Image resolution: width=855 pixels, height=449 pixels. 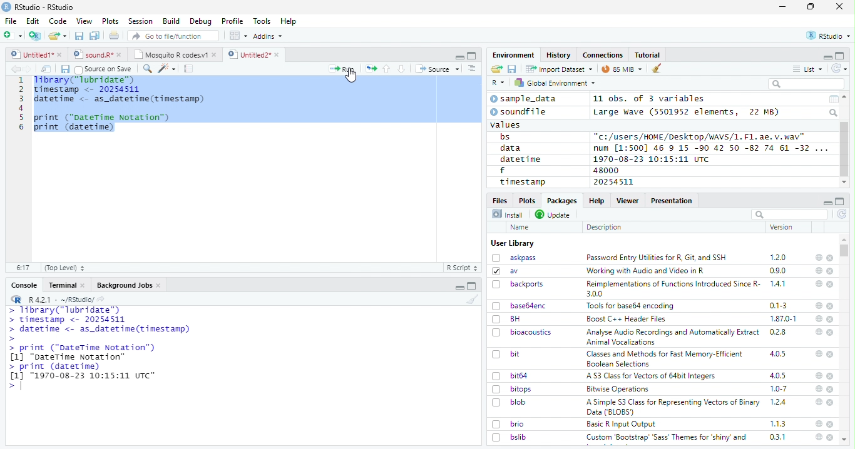 What do you see at coordinates (818, 375) in the screenshot?
I see `help` at bounding box center [818, 375].